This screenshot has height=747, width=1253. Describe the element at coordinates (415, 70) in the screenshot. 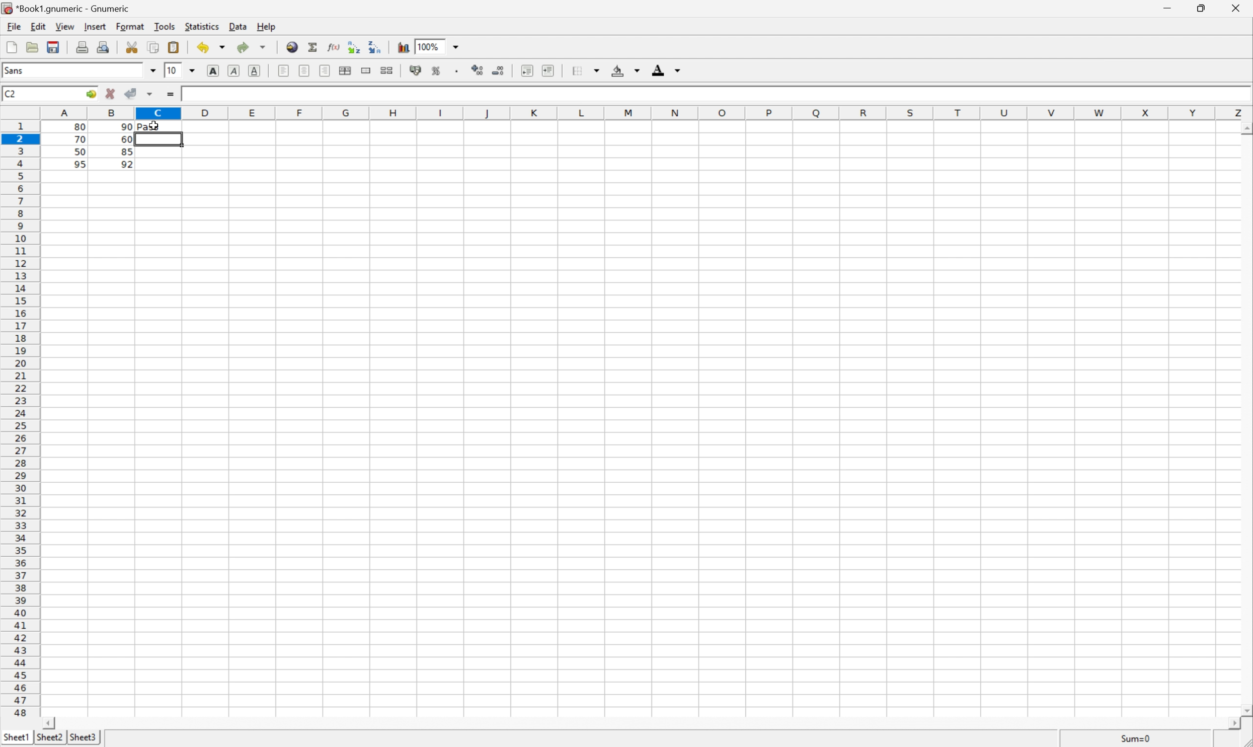

I see `Format the selection as accounting` at that location.